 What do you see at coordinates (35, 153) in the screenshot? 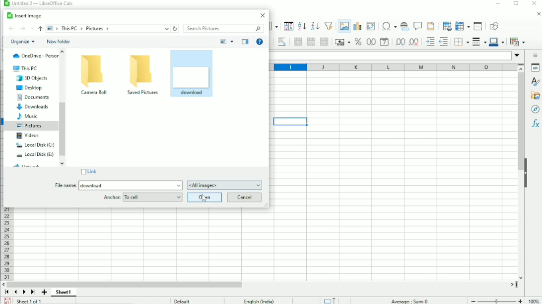
I see `Local Disk (E:)` at bounding box center [35, 153].